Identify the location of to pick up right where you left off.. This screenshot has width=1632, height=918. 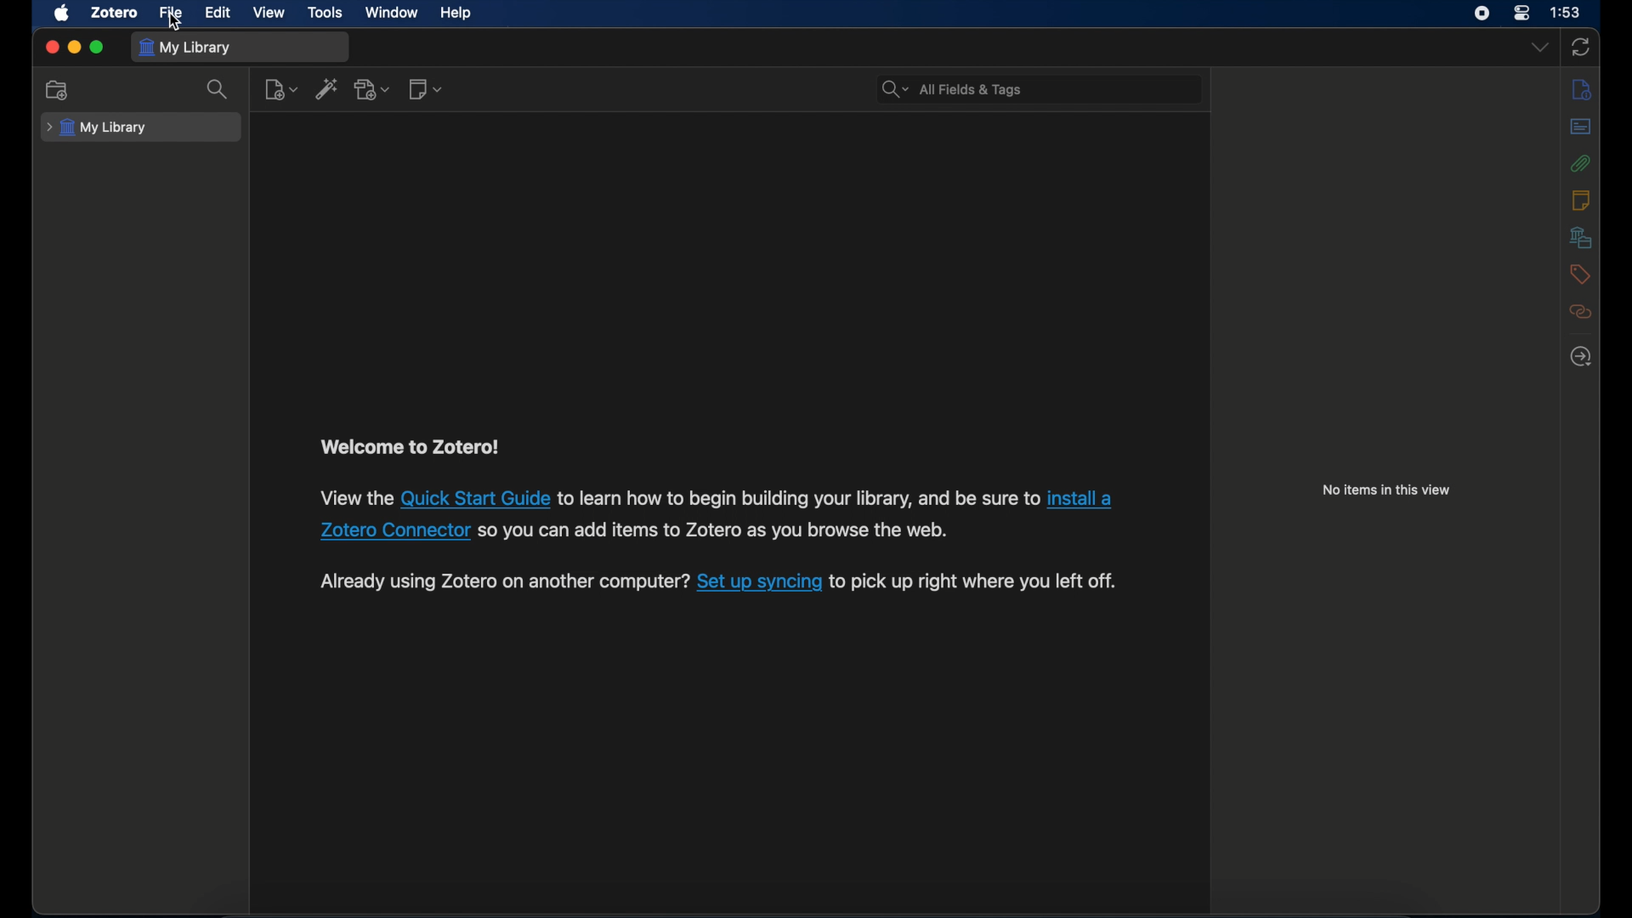
(973, 581).